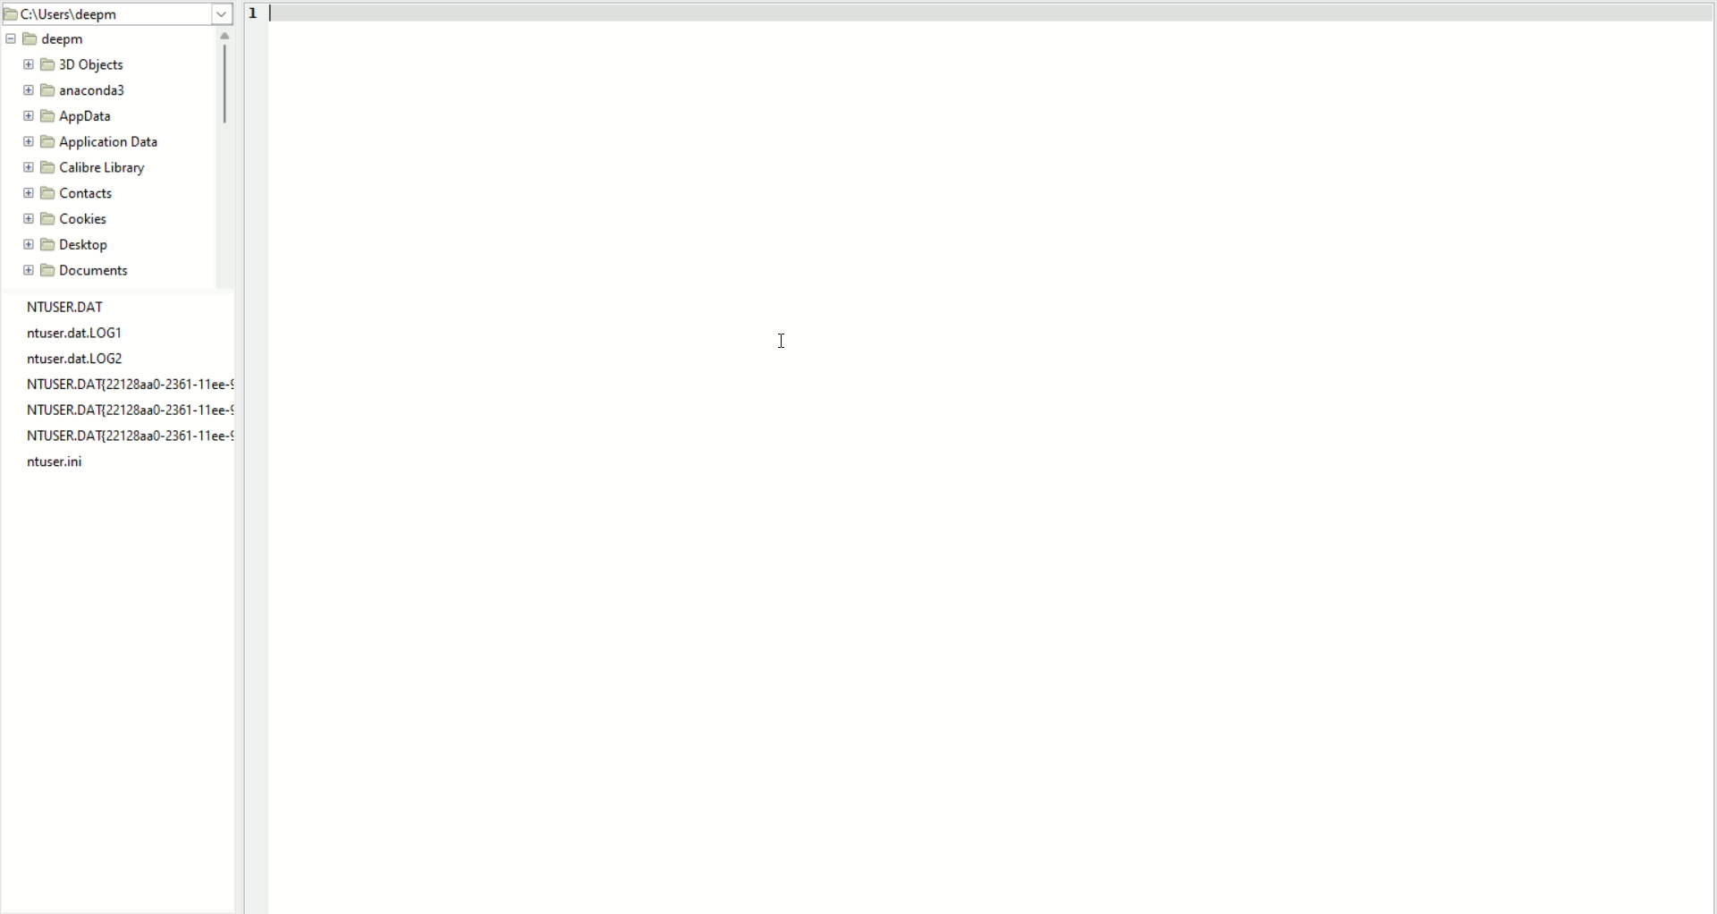 This screenshot has height=914, width=1717. What do you see at coordinates (994, 466) in the screenshot?
I see `editor` at bounding box center [994, 466].